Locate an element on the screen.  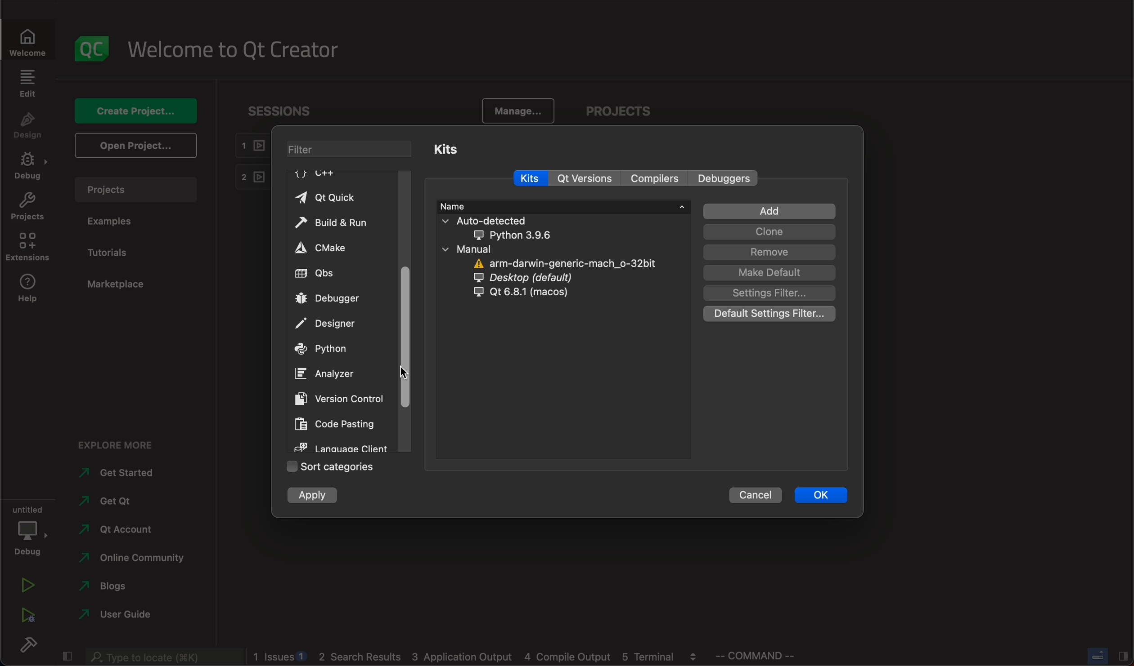
open is located at coordinates (138, 146).